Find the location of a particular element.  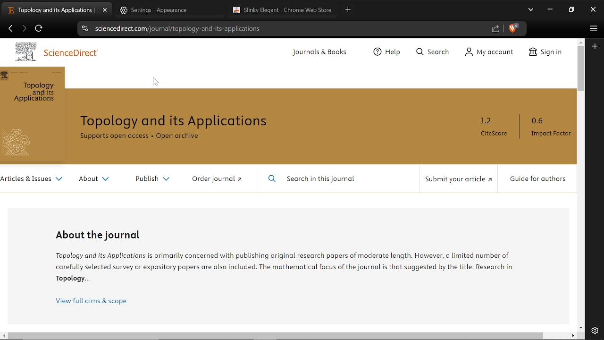

Topology and its Applications is located at coordinates (174, 120).